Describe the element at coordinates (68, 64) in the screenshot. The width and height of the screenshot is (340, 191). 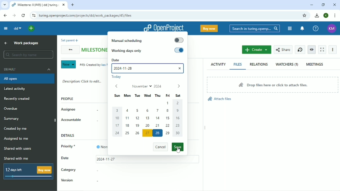
I see `New` at that location.